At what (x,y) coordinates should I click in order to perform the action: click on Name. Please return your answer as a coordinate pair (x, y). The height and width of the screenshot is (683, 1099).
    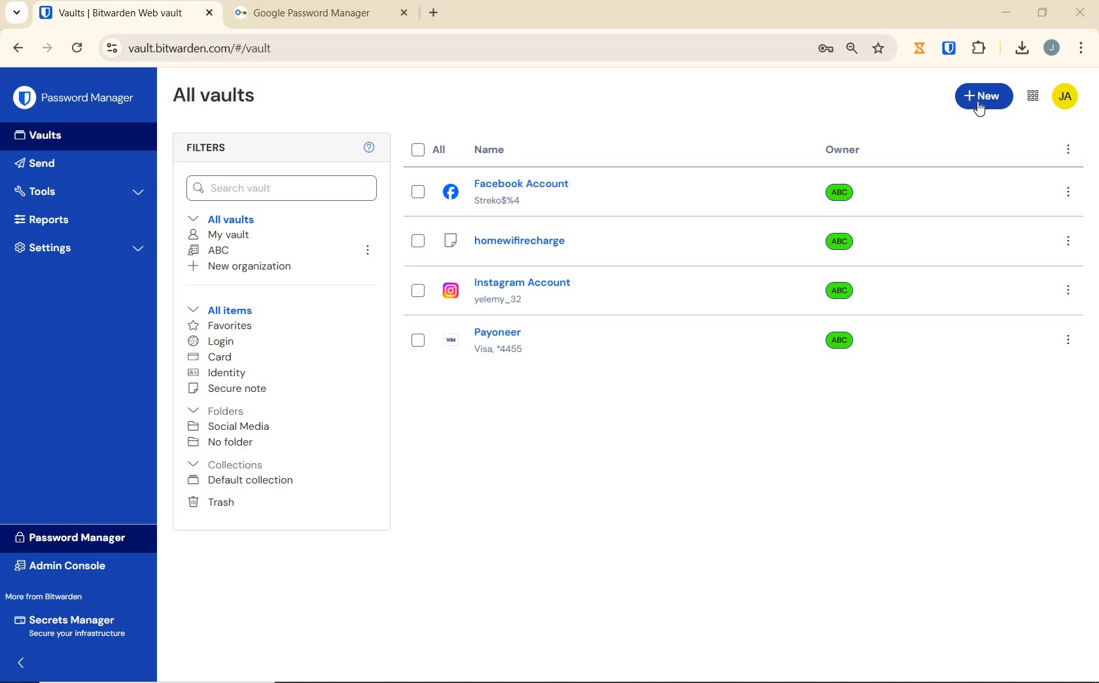
    Looking at the image, I should click on (494, 150).